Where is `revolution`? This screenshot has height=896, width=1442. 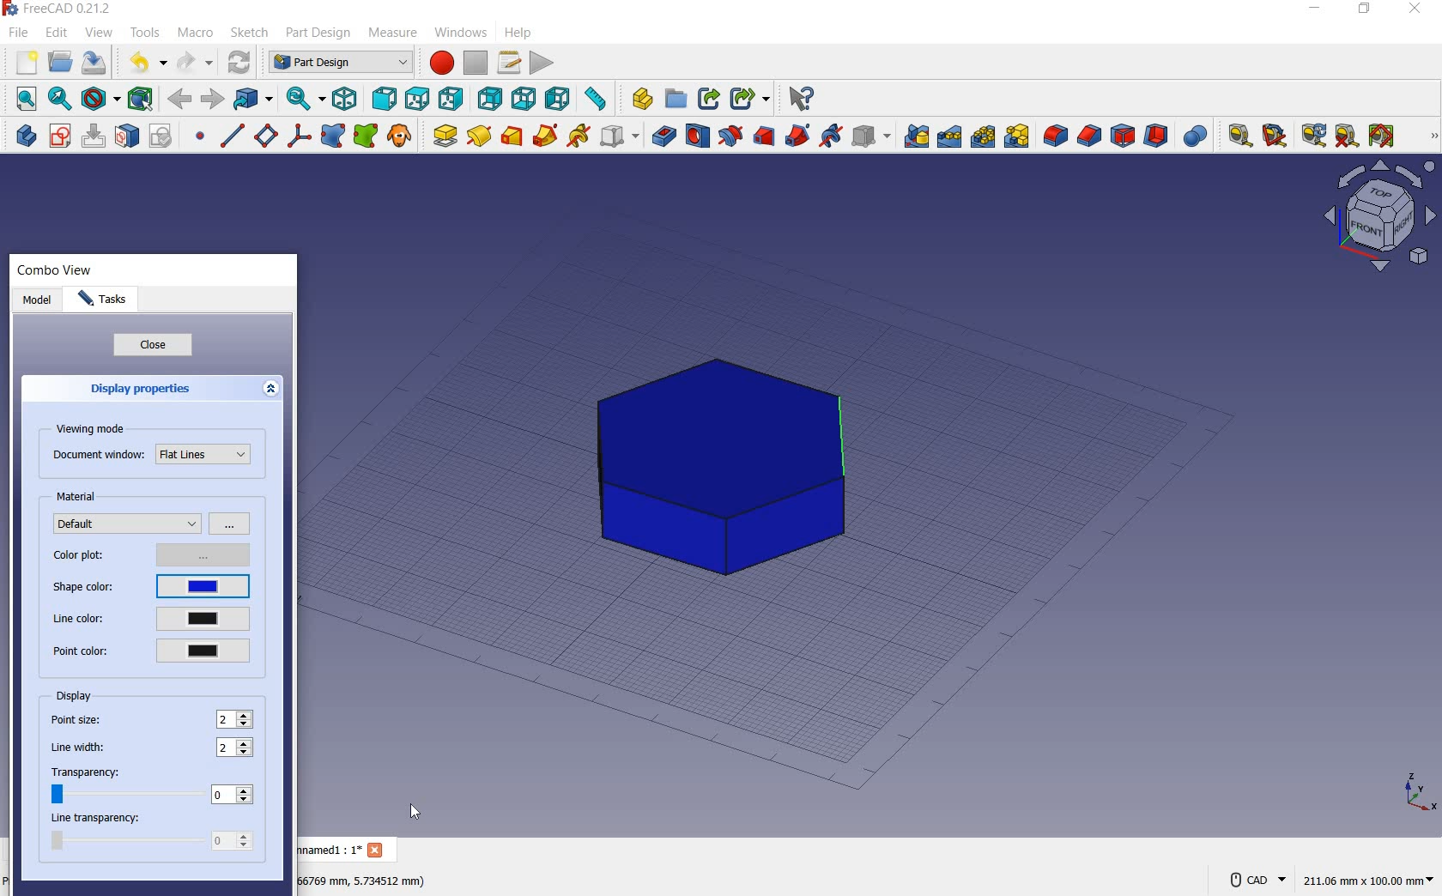 revolution is located at coordinates (479, 135).